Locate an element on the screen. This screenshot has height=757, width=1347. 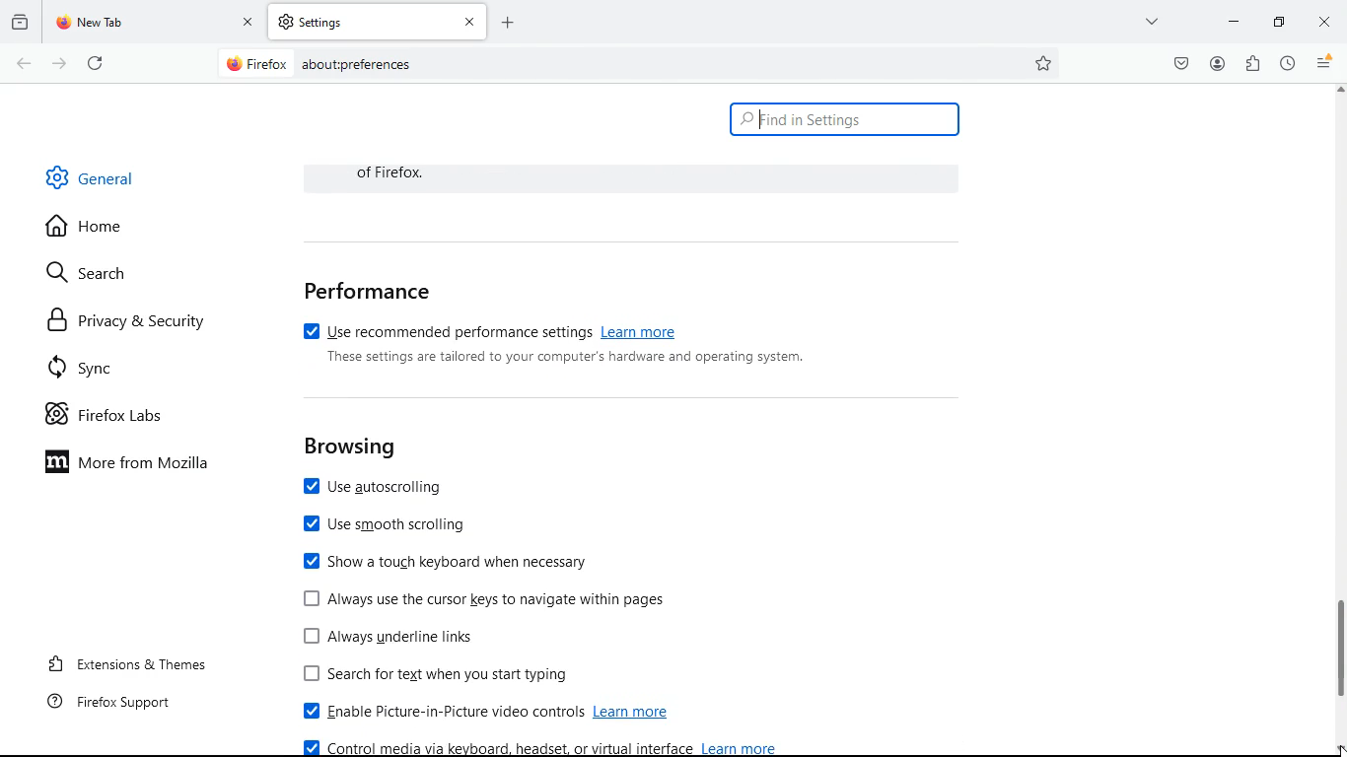
close is located at coordinates (1324, 21).